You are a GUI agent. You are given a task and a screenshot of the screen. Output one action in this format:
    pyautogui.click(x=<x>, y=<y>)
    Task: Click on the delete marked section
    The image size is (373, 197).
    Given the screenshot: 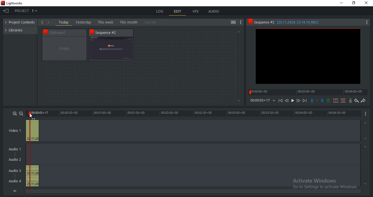 What is the action you would take?
    pyautogui.click(x=344, y=100)
    